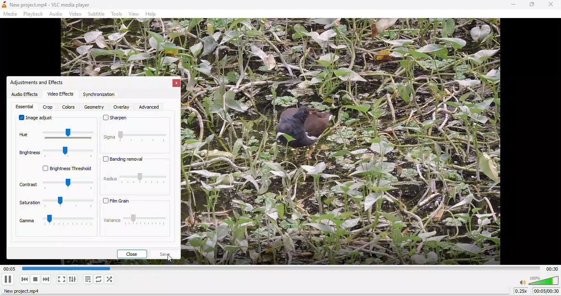  Describe the element at coordinates (166, 254) in the screenshot. I see `select save` at that location.